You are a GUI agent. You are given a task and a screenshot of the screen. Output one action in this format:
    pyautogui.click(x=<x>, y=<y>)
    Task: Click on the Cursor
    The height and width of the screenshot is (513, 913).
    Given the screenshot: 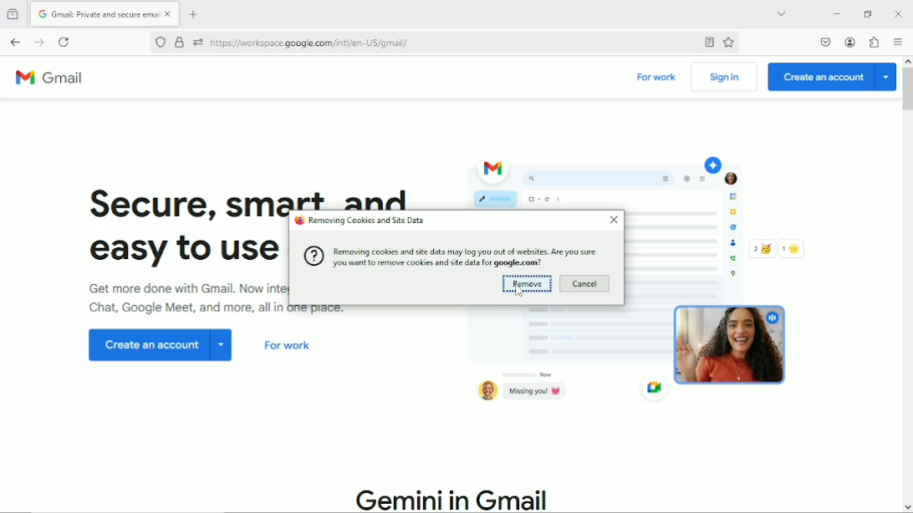 What is the action you would take?
    pyautogui.click(x=519, y=296)
    